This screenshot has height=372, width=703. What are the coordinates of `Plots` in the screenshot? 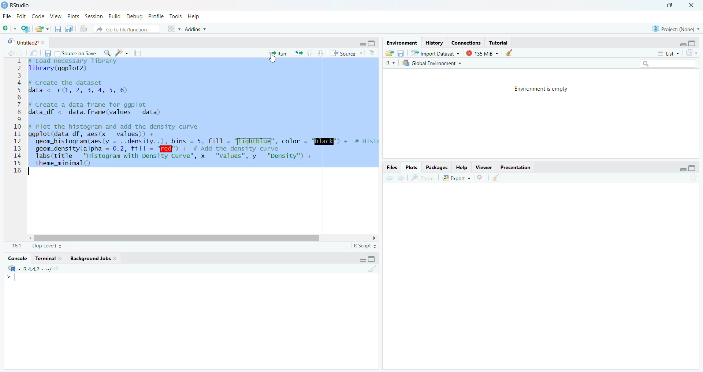 It's located at (73, 16).